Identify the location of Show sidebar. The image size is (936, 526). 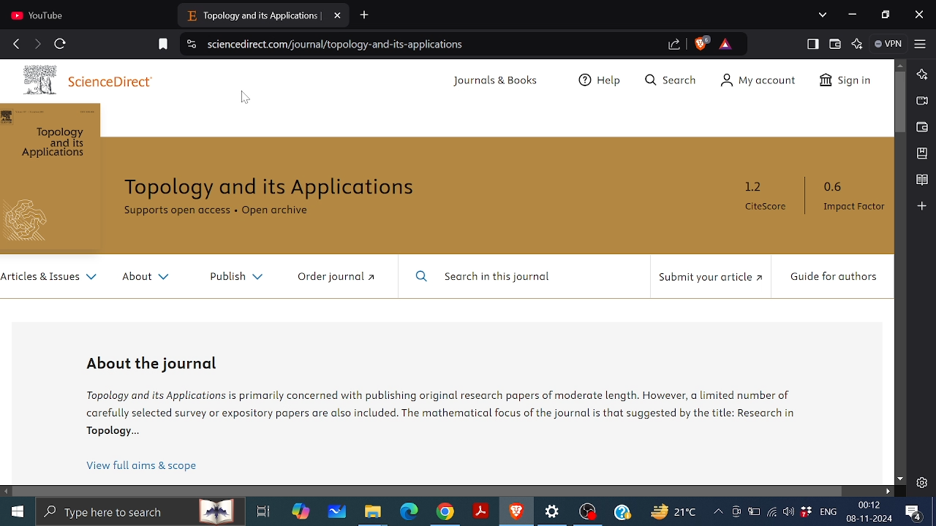
(813, 44).